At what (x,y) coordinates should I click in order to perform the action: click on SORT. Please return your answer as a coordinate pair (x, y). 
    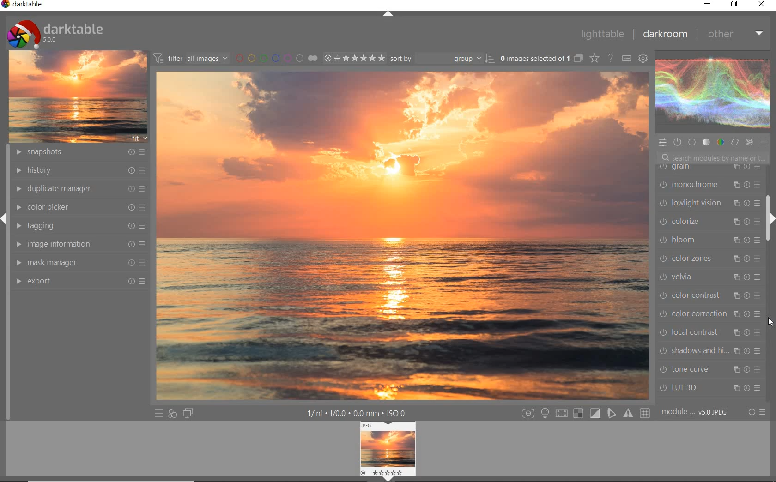
    Looking at the image, I should click on (442, 59).